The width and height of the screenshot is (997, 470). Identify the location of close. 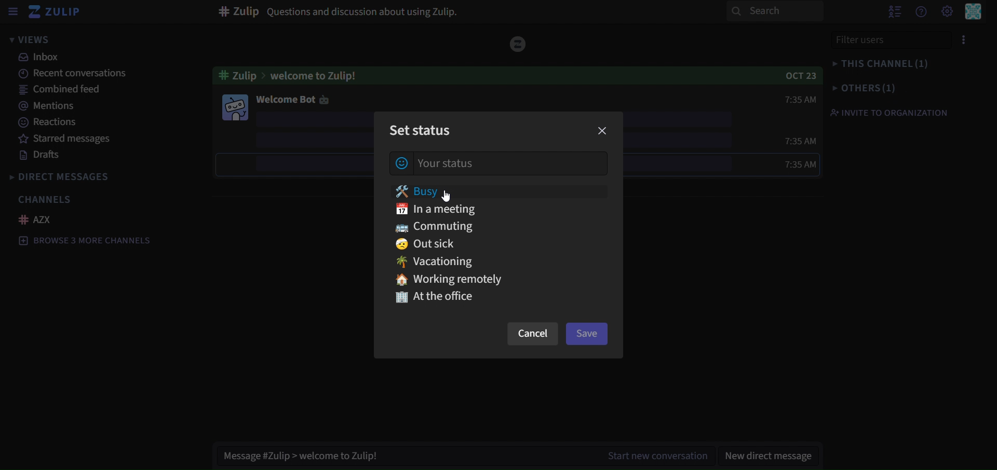
(602, 131).